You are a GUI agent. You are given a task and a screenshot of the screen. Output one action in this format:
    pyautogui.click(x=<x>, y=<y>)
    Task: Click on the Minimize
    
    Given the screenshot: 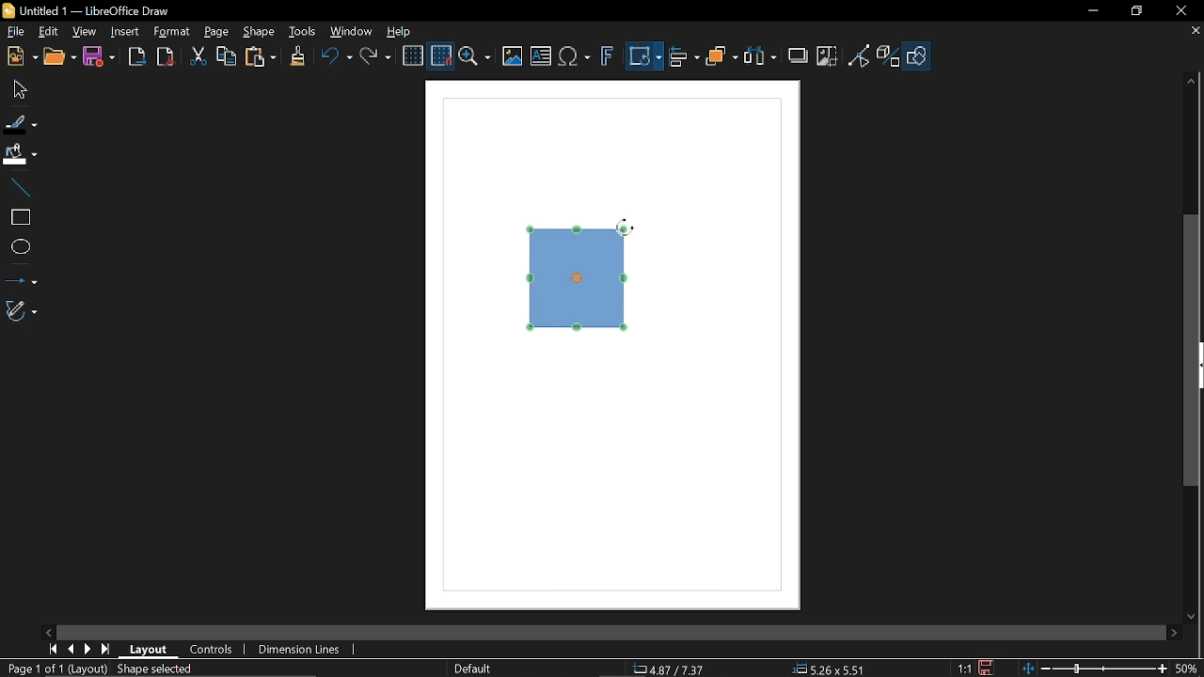 What is the action you would take?
    pyautogui.click(x=1091, y=10)
    